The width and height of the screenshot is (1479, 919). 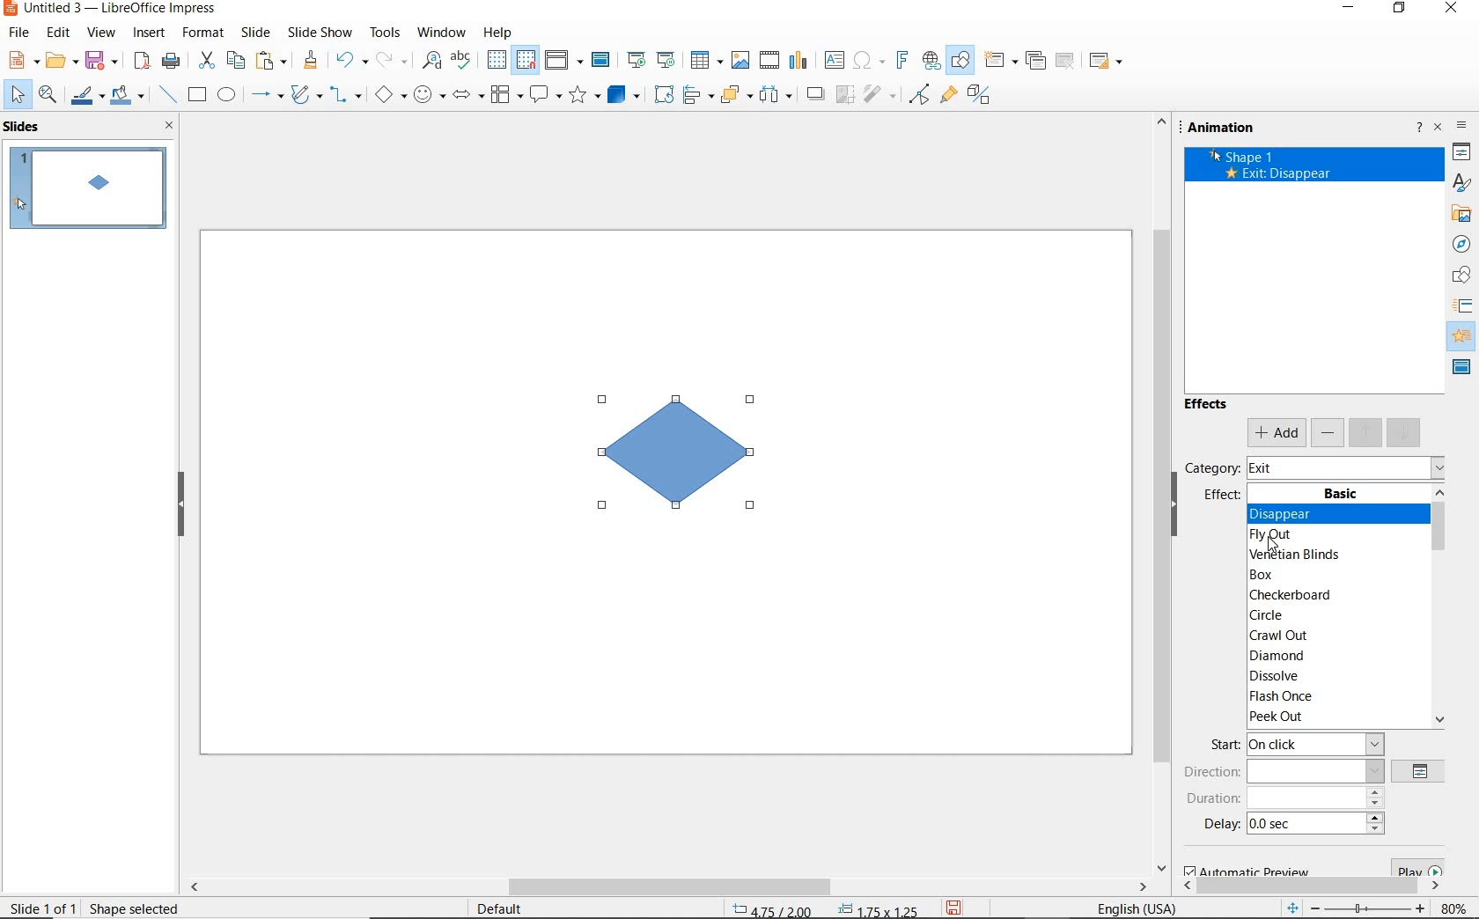 What do you see at coordinates (235, 62) in the screenshot?
I see `copy` at bounding box center [235, 62].